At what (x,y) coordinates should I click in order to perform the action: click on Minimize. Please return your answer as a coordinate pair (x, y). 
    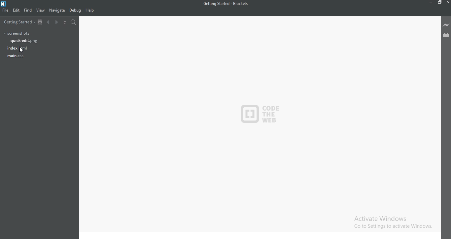
    Looking at the image, I should click on (431, 3).